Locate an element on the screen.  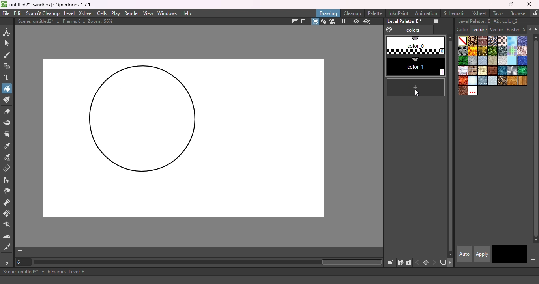
Arabesque.bmp is located at coordinates (473, 41).